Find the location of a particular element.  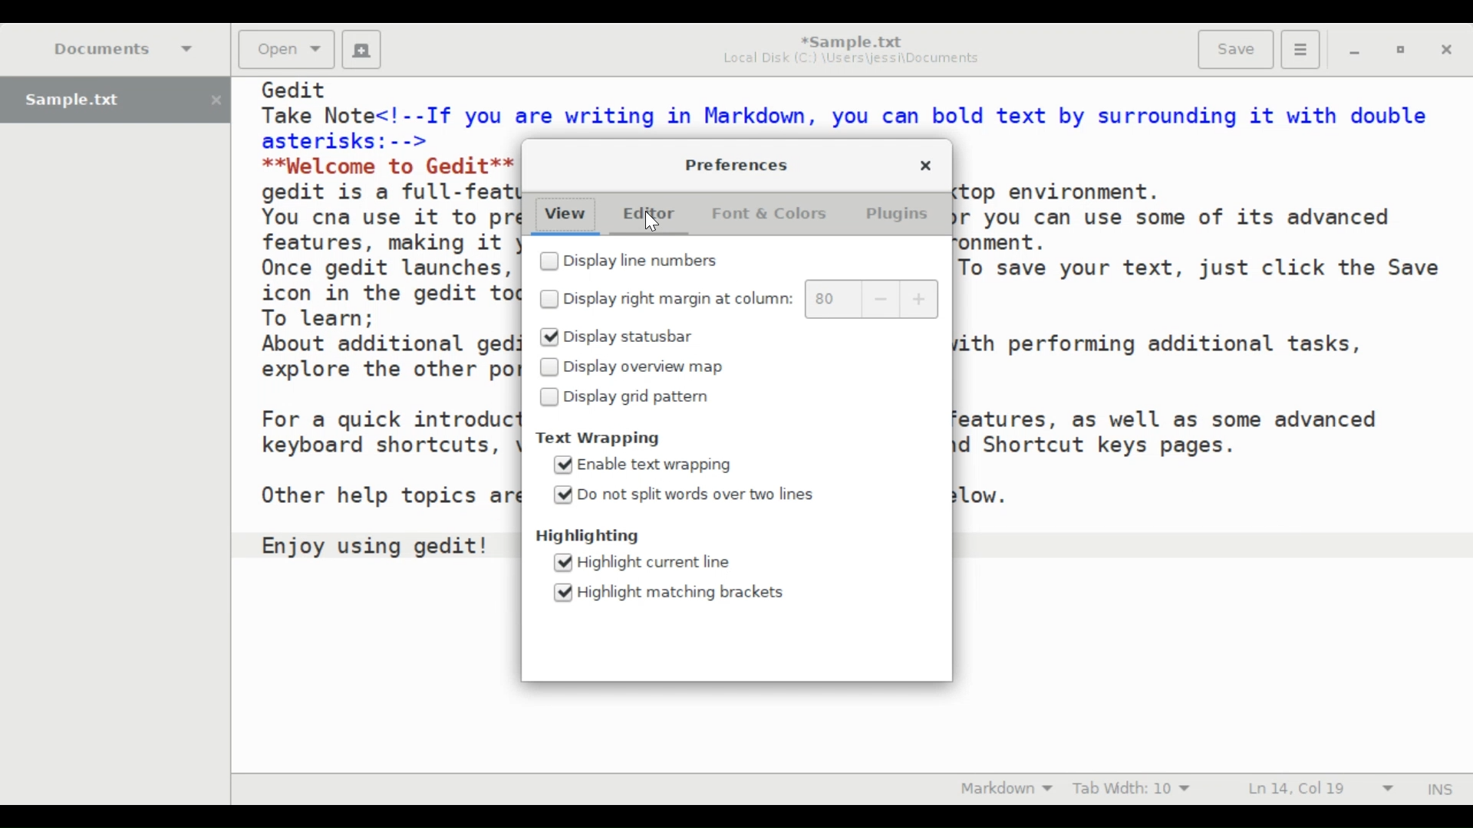

(un)select Highlight matching brackets is located at coordinates (674, 591).